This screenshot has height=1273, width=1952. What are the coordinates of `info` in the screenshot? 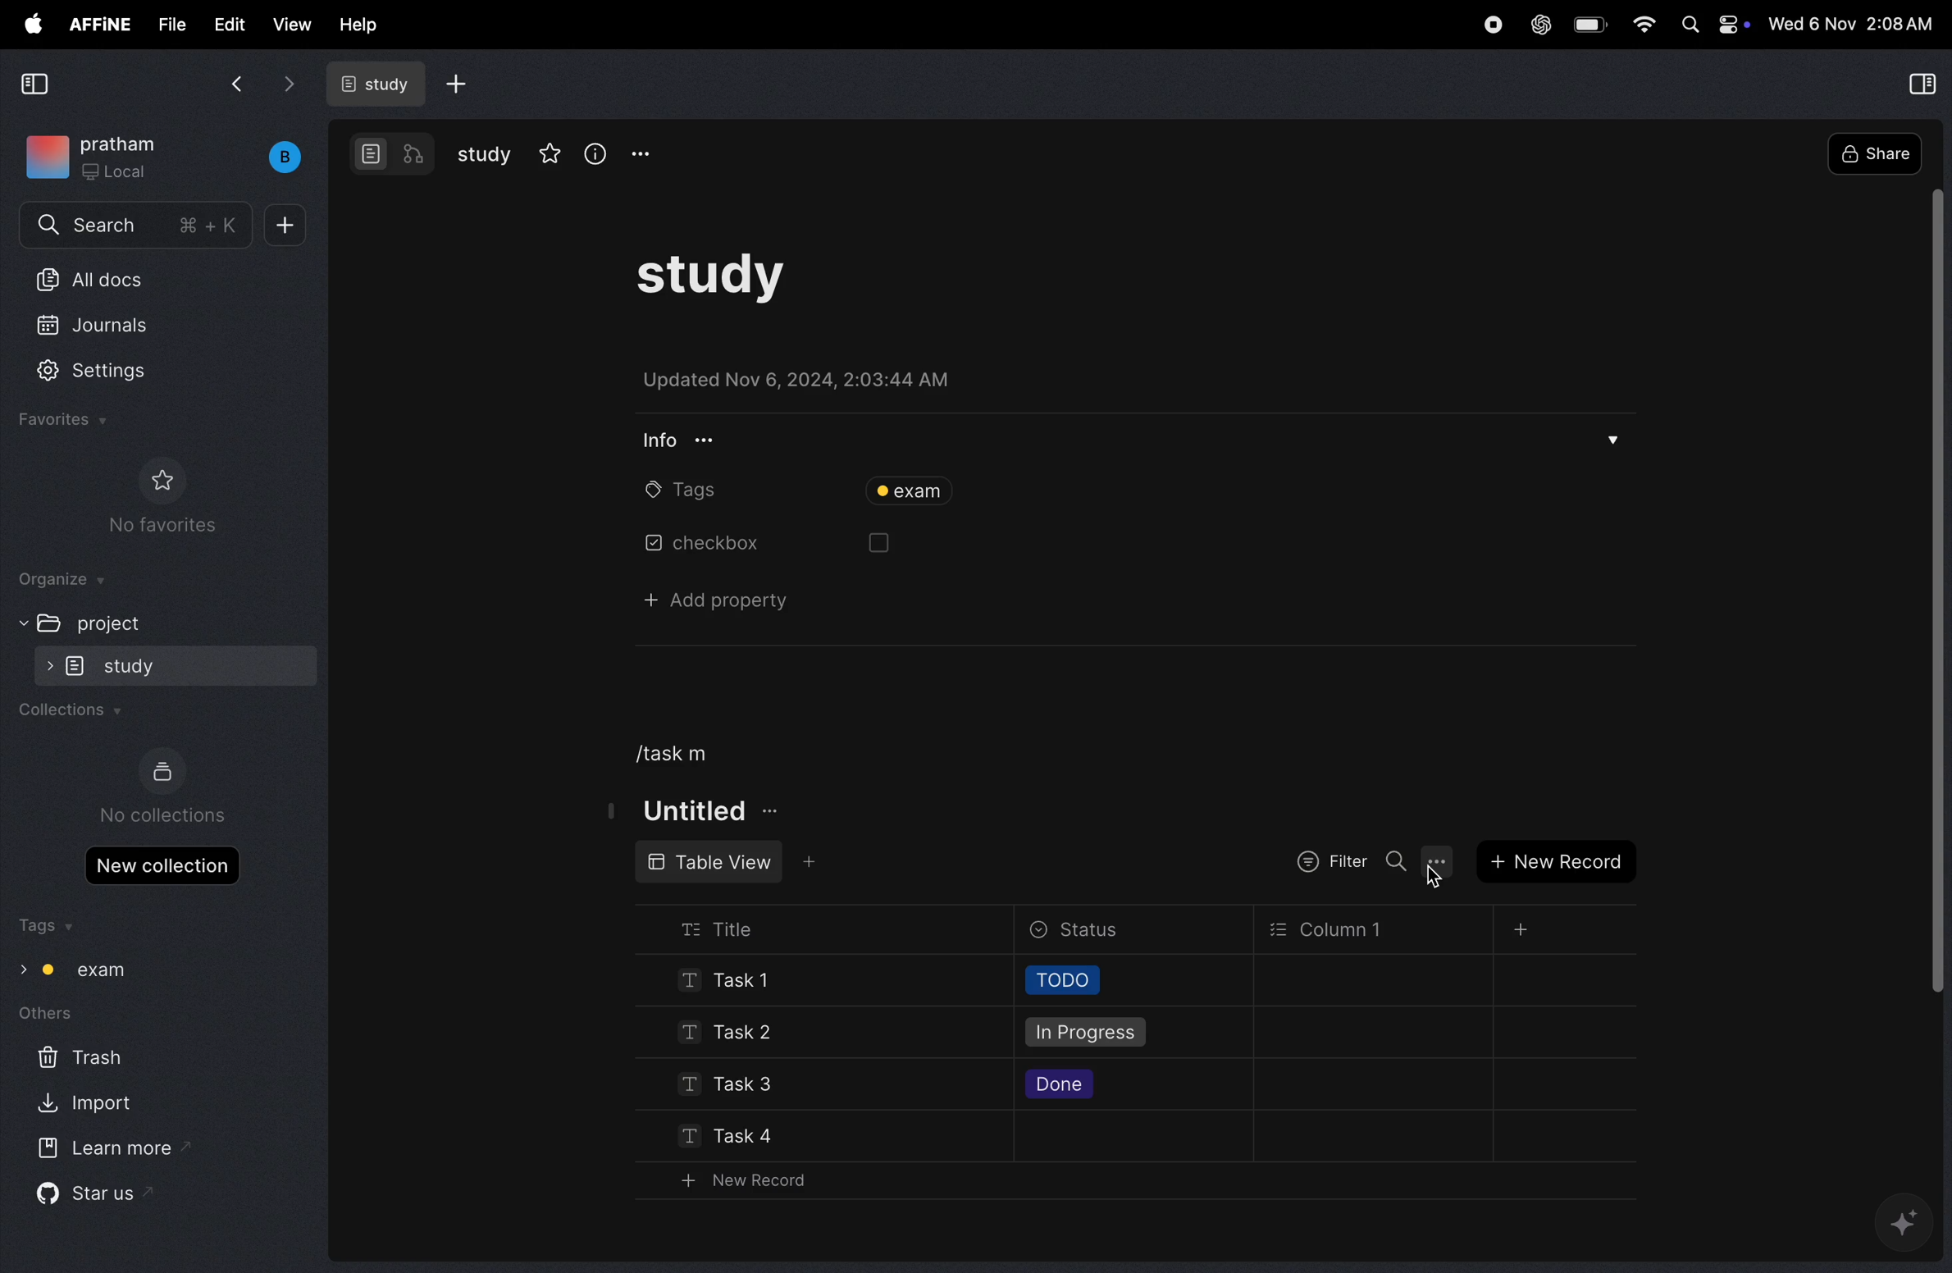 It's located at (595, 153).